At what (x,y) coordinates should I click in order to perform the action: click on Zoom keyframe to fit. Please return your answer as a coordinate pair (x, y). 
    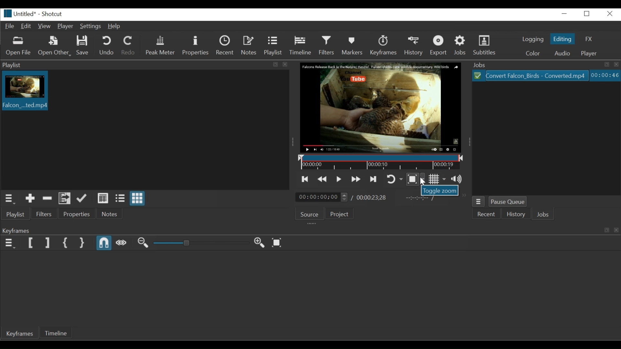
    Looking at the image, I should click on (277, 242).